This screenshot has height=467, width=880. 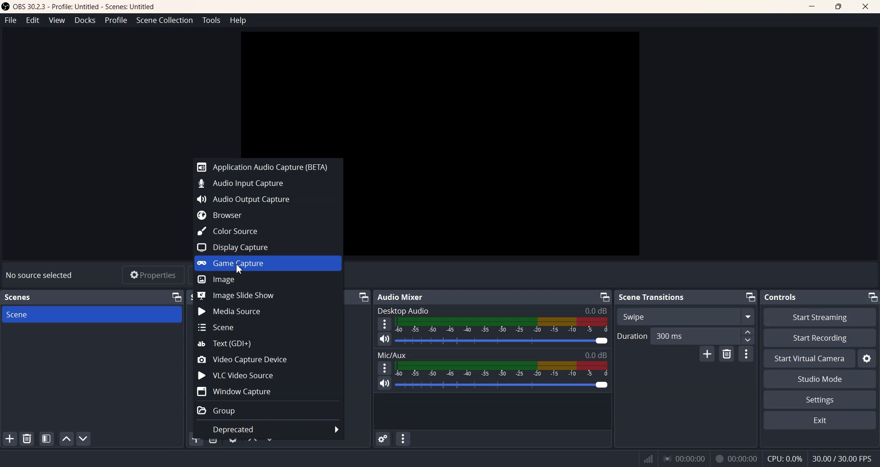 I want to click on Scene Collection, so click(x=165, y=21).